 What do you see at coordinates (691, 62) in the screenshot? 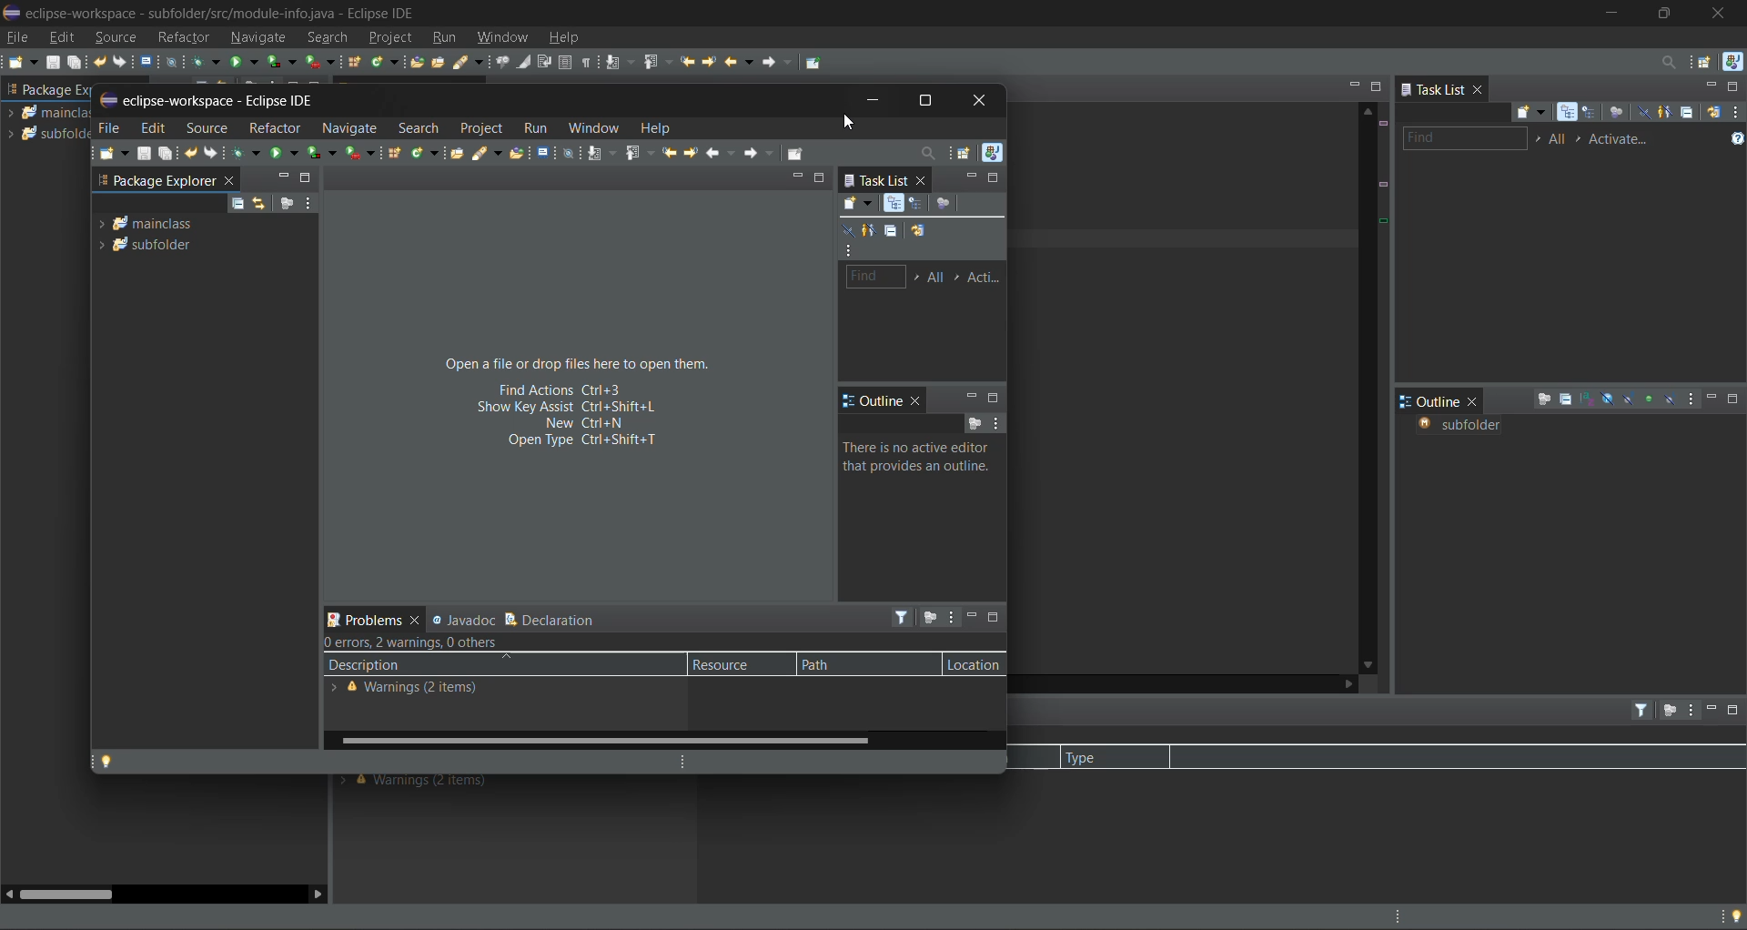
I see `previous edit location` at bounding box center [691, 62].